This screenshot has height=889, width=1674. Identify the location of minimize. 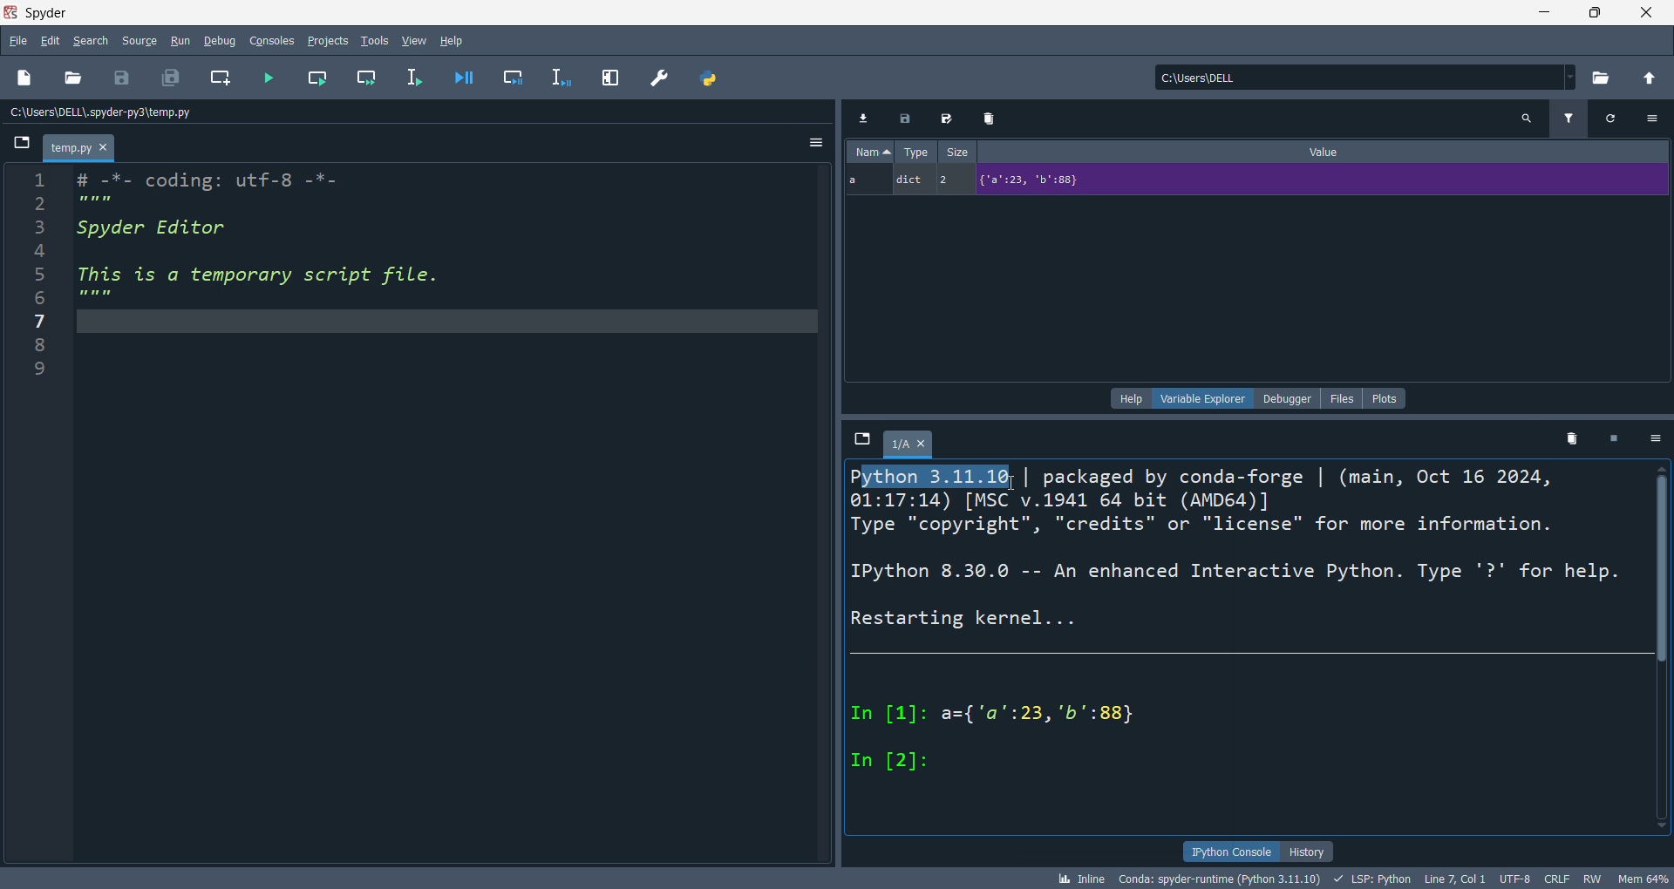
(1534, 13).